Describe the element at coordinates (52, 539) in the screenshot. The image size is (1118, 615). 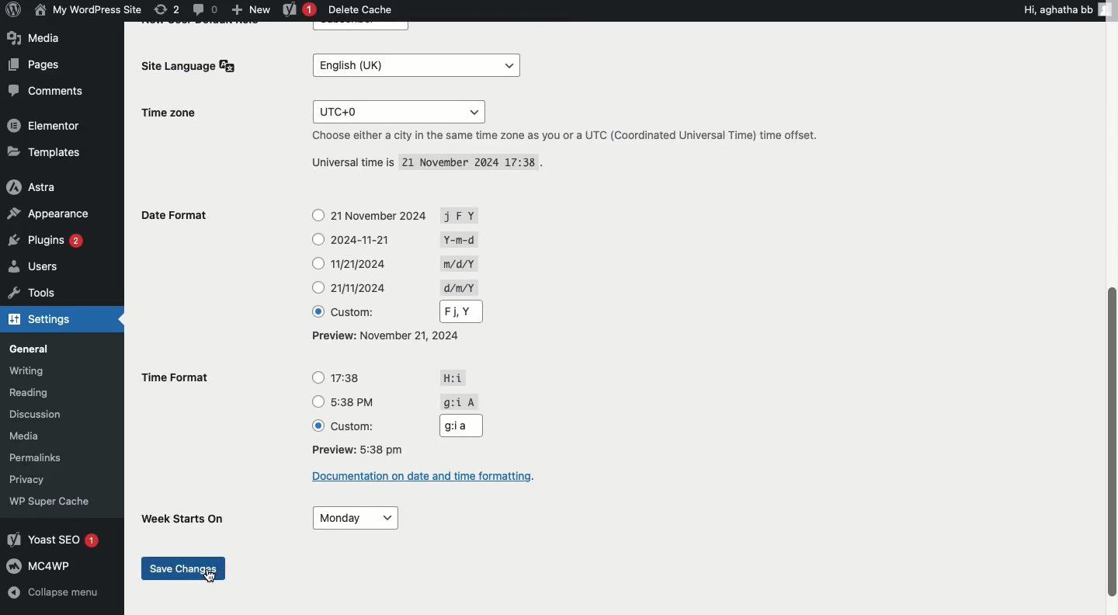
I see ` Yoast SEO 1` at that location.